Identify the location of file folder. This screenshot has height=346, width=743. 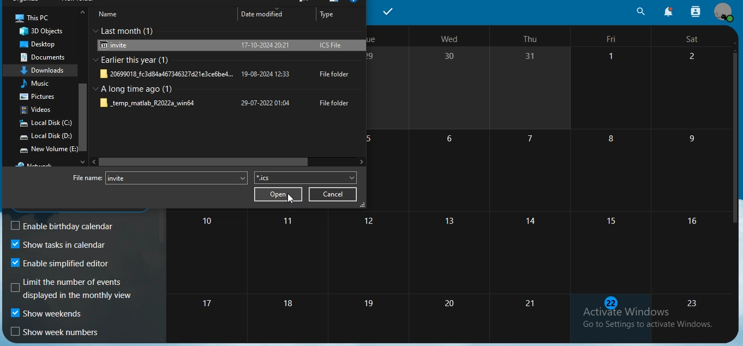
(225, 103).